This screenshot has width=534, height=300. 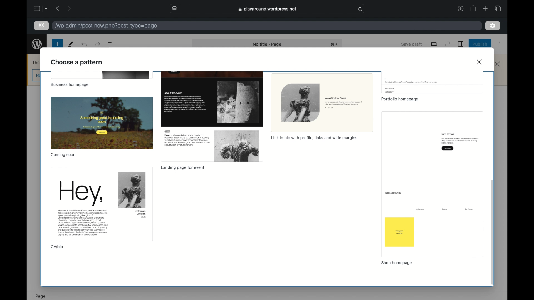 What do you see at coordinates (499, 44) in the screenshot?
I see `more options` at bounding box center [499, 44].